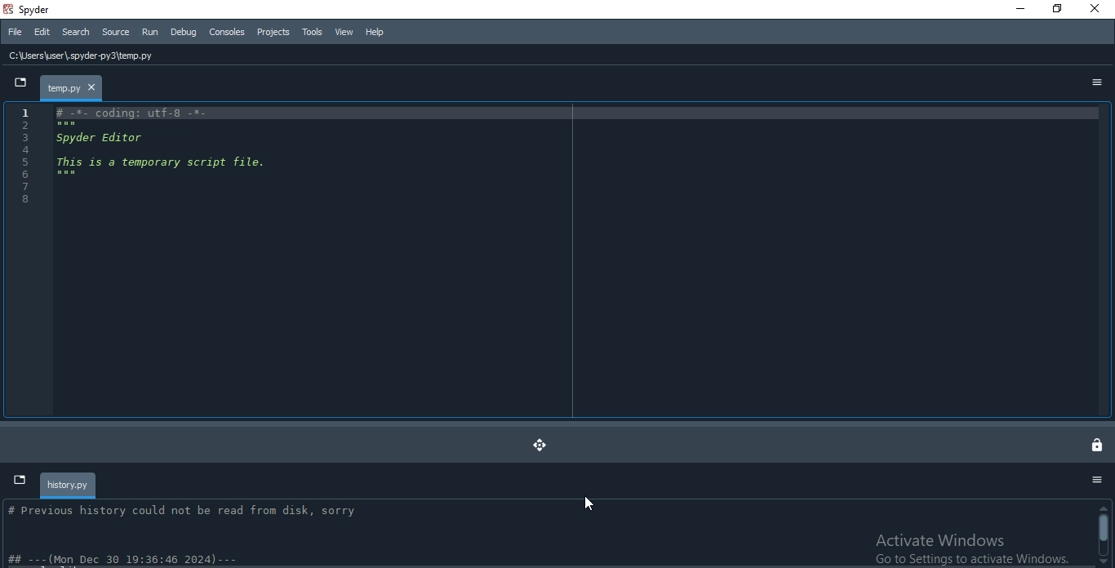  Describe the element at coordinates (184, 32) in the screenshot. I see `Debug` at that location.